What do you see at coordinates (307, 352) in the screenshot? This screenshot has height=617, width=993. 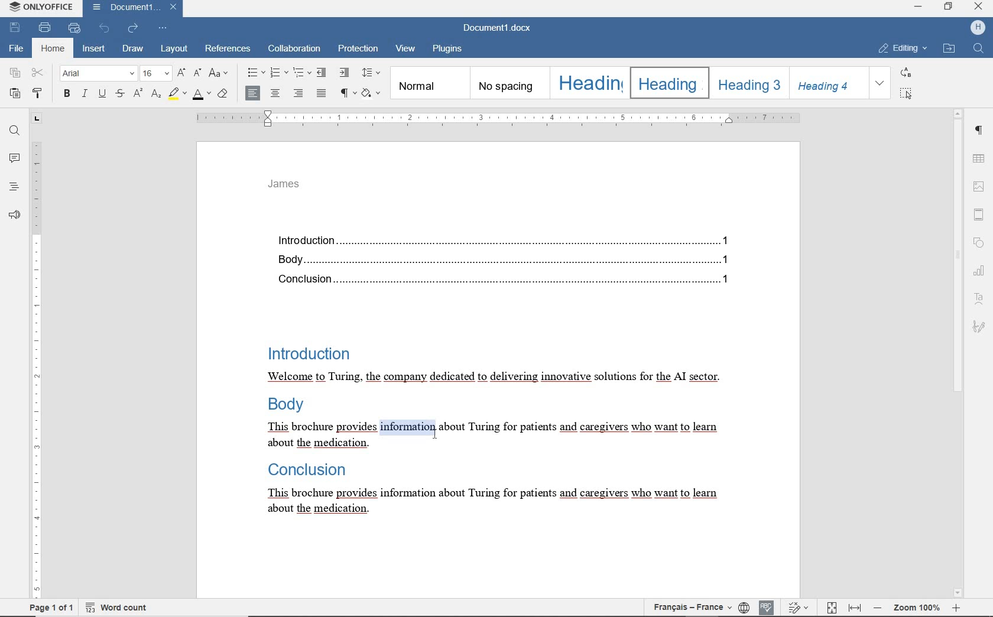 I see `Introduction` at bounding box center [307, 352].